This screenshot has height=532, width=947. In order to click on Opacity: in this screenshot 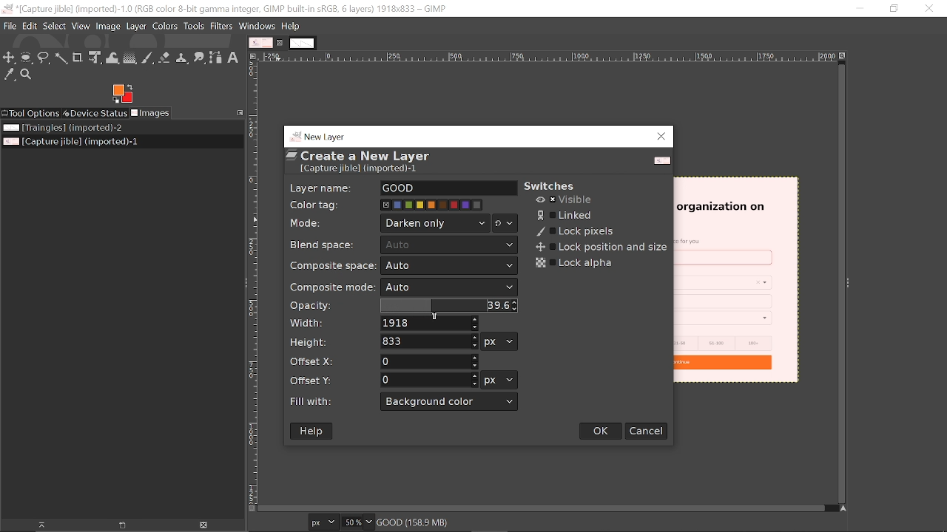, I will do `click(311, 306)`.